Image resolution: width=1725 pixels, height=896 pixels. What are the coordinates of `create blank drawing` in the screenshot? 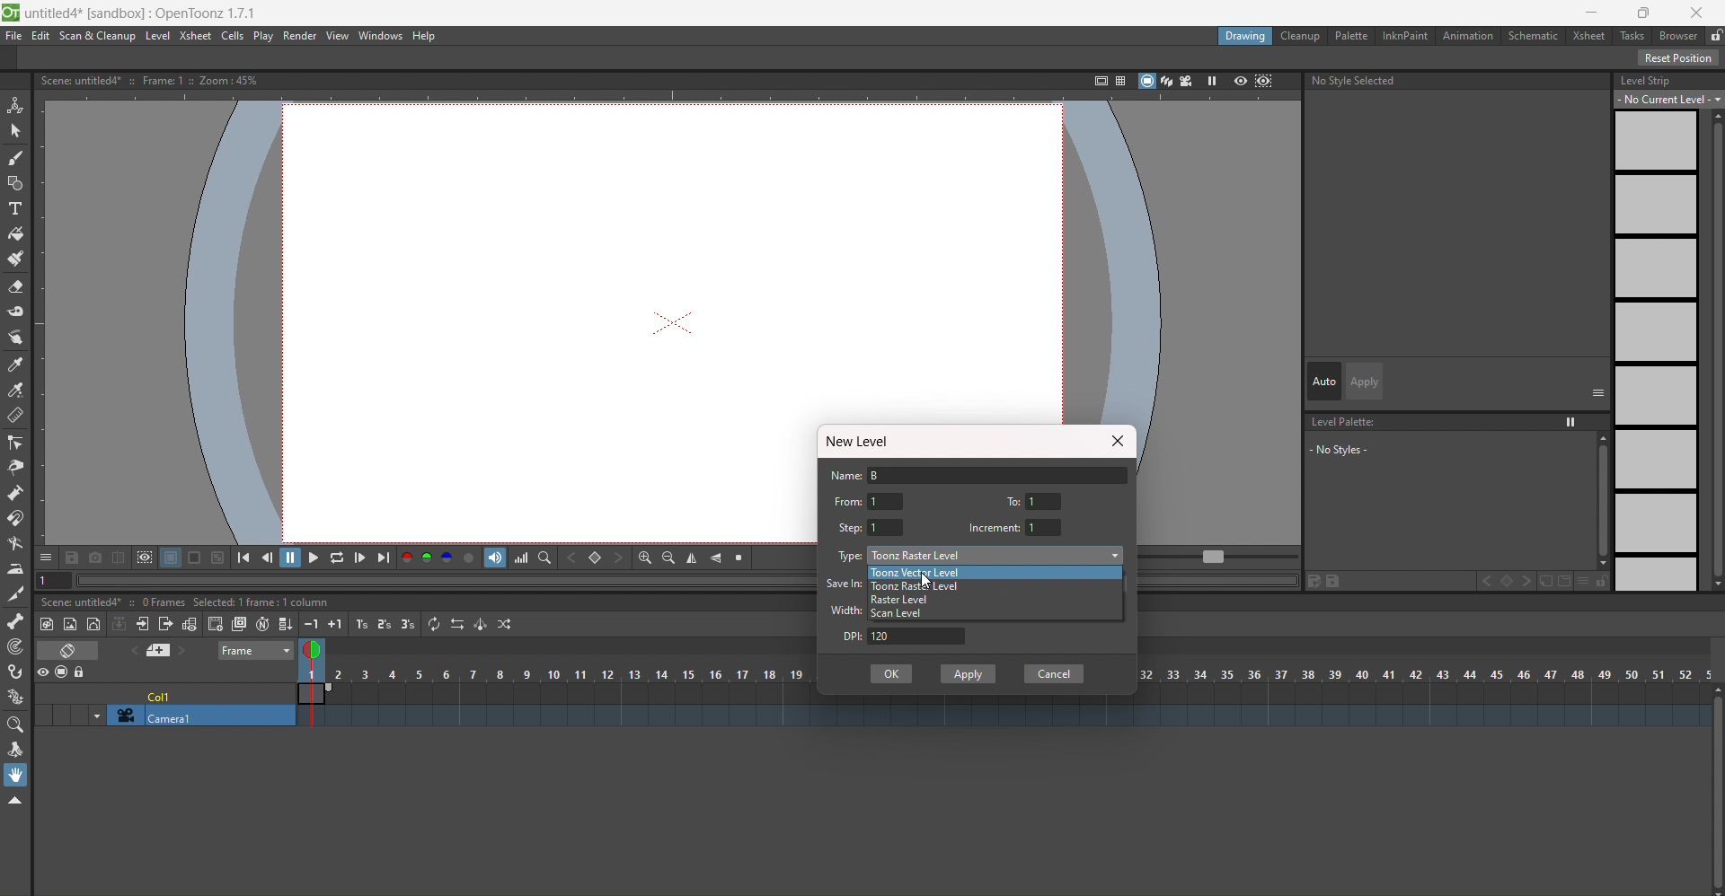 It's located at (215, 624).